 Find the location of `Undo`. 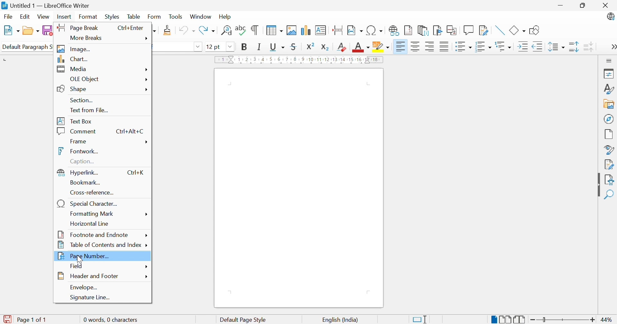

Undo is located at coordinates (187, 31).